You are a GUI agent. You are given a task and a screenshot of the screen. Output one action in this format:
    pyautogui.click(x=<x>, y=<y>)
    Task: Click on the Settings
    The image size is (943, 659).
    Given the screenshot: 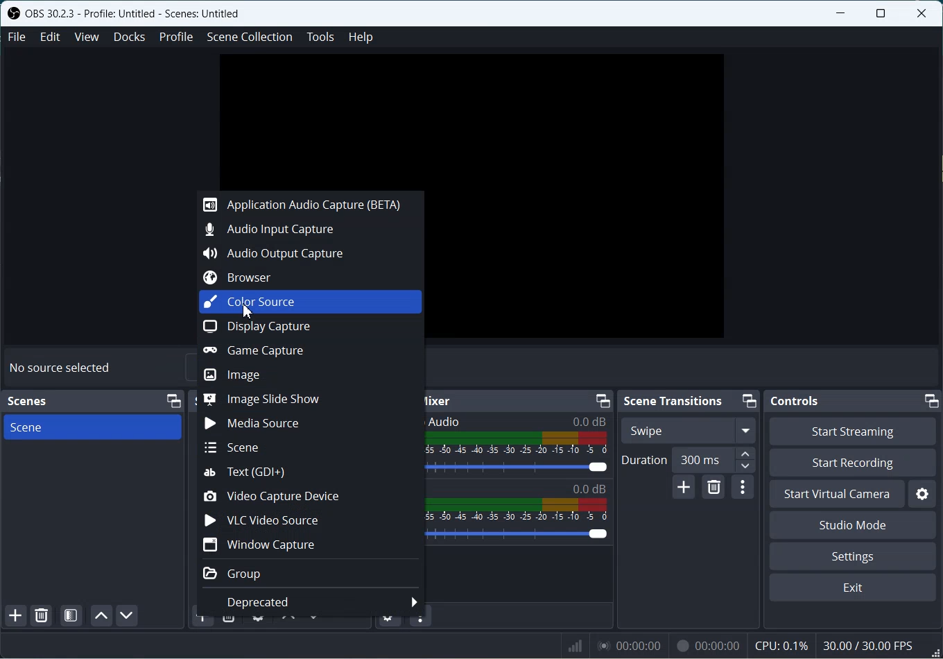 What is the action you would take?
    pyautogui.click(x=851, y=556)
    